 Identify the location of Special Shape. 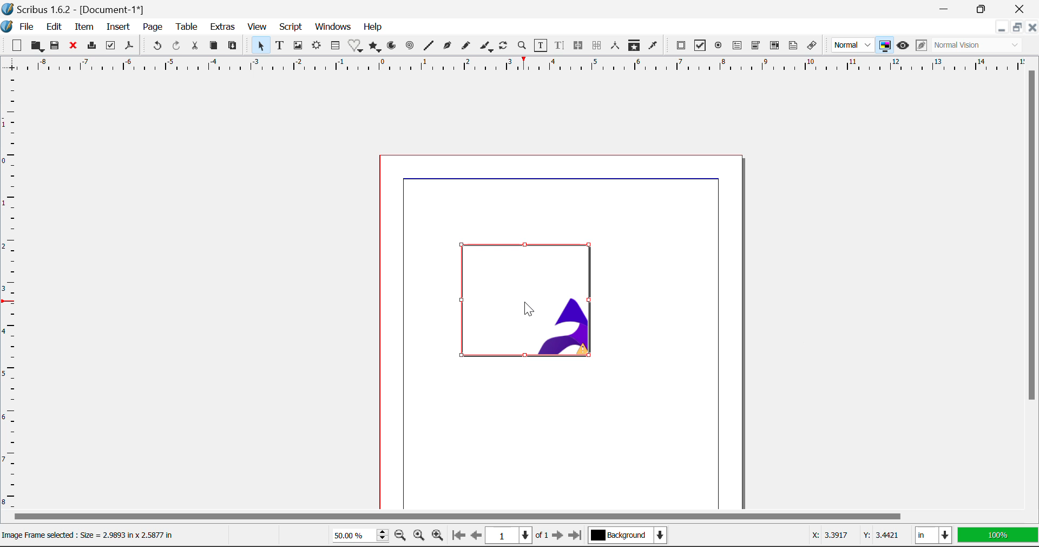
(354, 45).